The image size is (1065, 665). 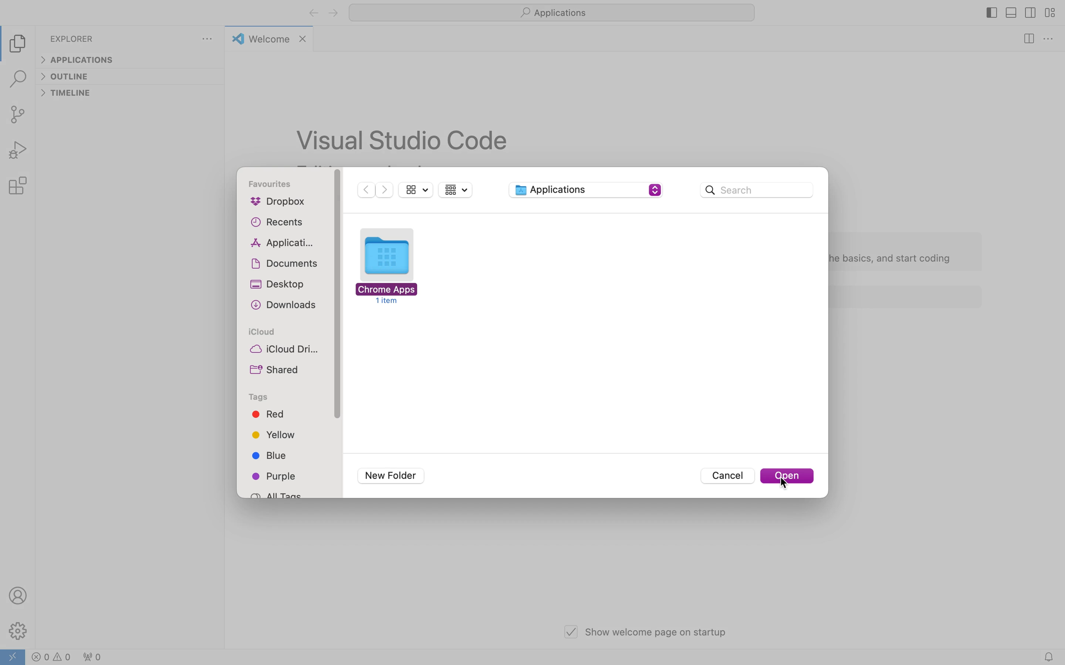 What do you see at coordinates (458, 191) in the screenshot?
I see `group items` at bounding box center [458, 191].